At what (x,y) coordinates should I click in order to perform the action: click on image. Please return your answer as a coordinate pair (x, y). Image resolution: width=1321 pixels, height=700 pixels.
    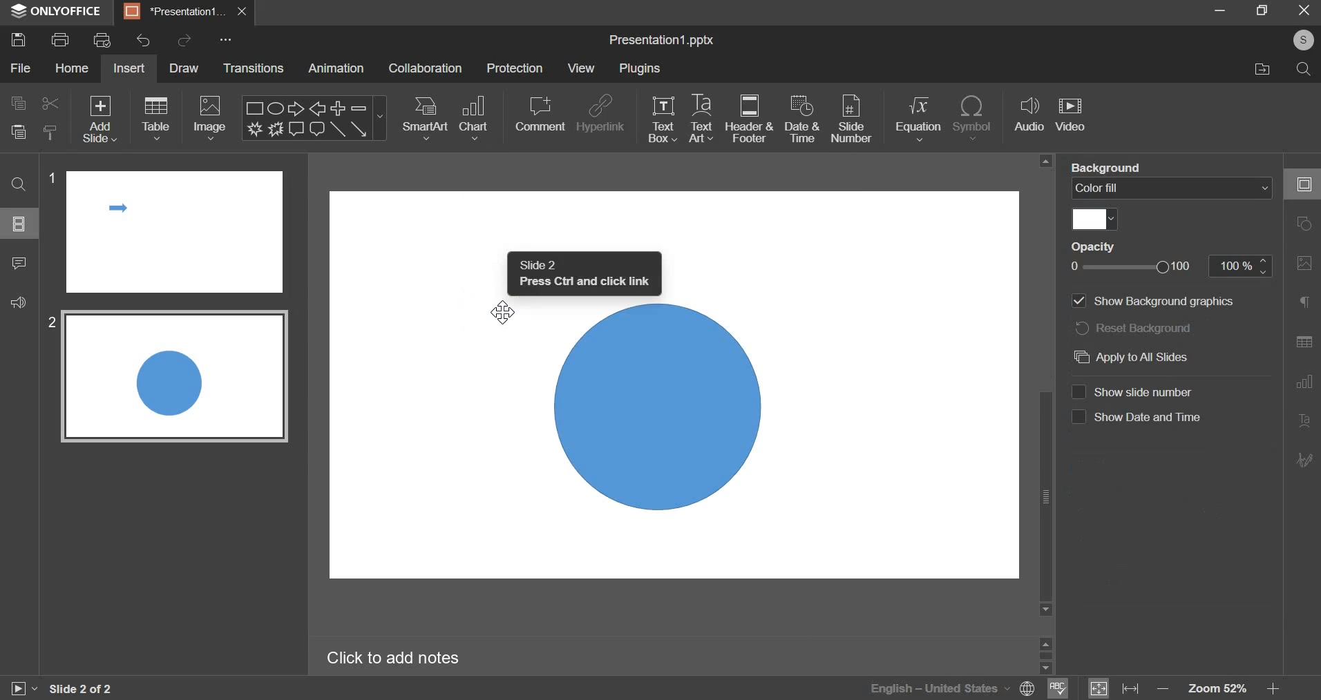
    Looking at the image, I should click on (211, 117).